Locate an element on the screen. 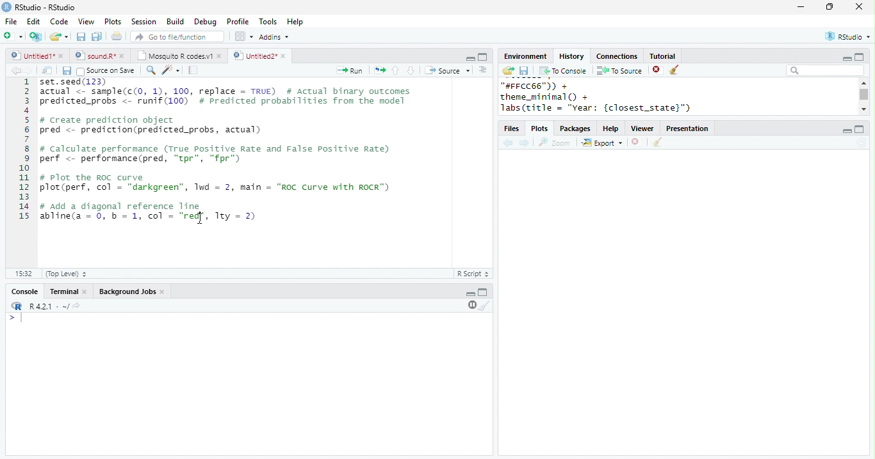 The width and height of the screenshot is (875, 459). scroll bar is located at coordinates (865, 95).